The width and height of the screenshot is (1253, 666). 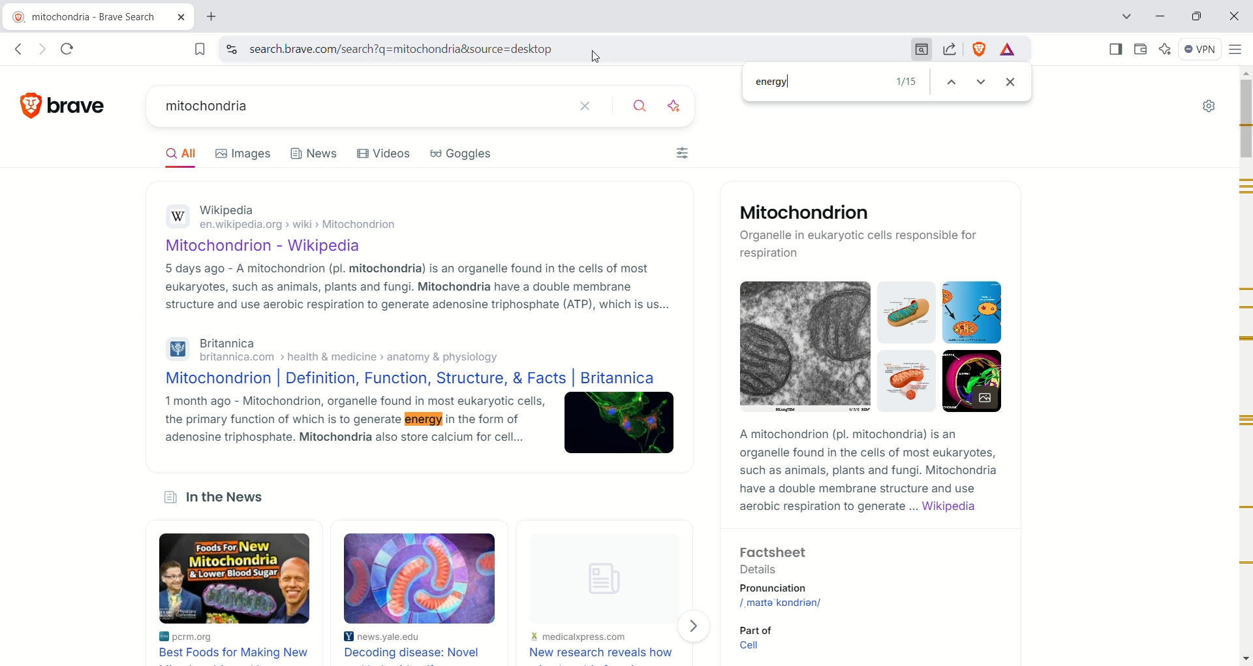 I want to click on VPN, so click(x=1203, y=50).